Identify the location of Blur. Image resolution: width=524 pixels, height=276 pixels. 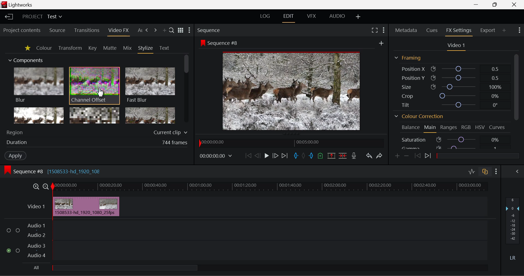
(38, 85).